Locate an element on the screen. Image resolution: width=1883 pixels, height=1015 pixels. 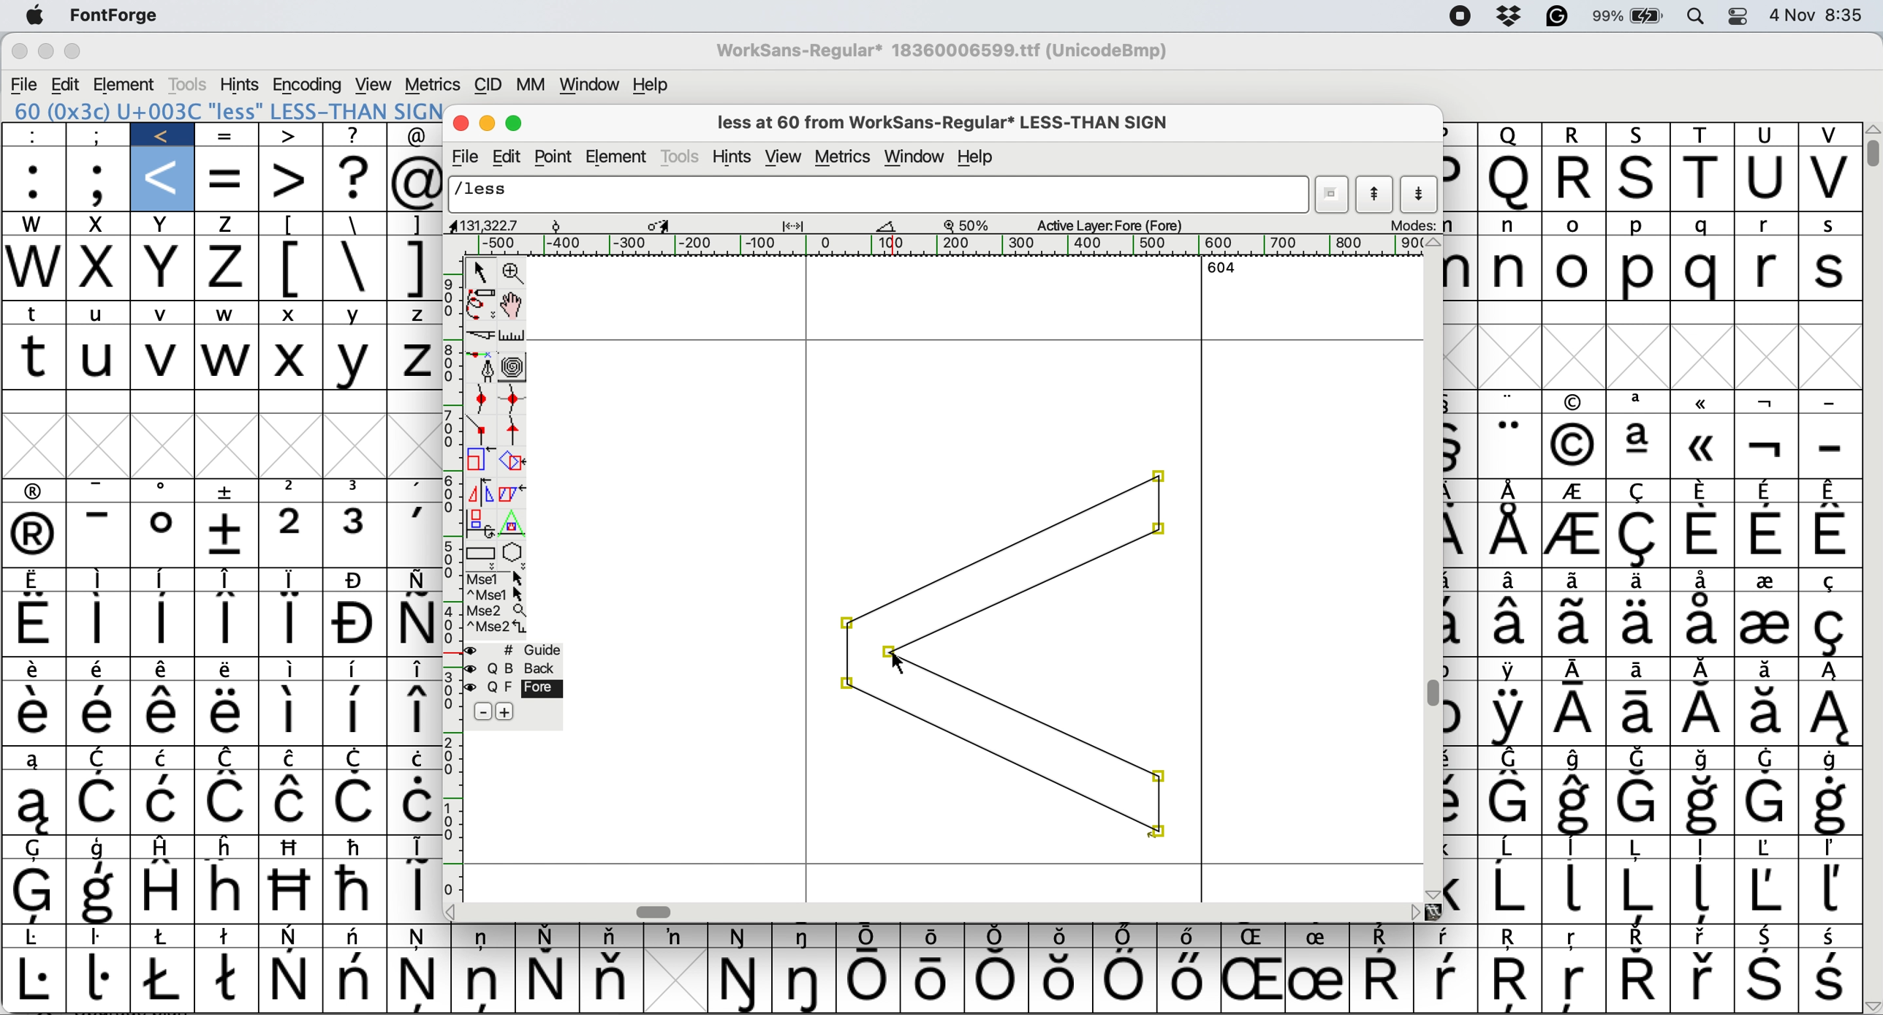
edit is located at coordinates (512, 155).